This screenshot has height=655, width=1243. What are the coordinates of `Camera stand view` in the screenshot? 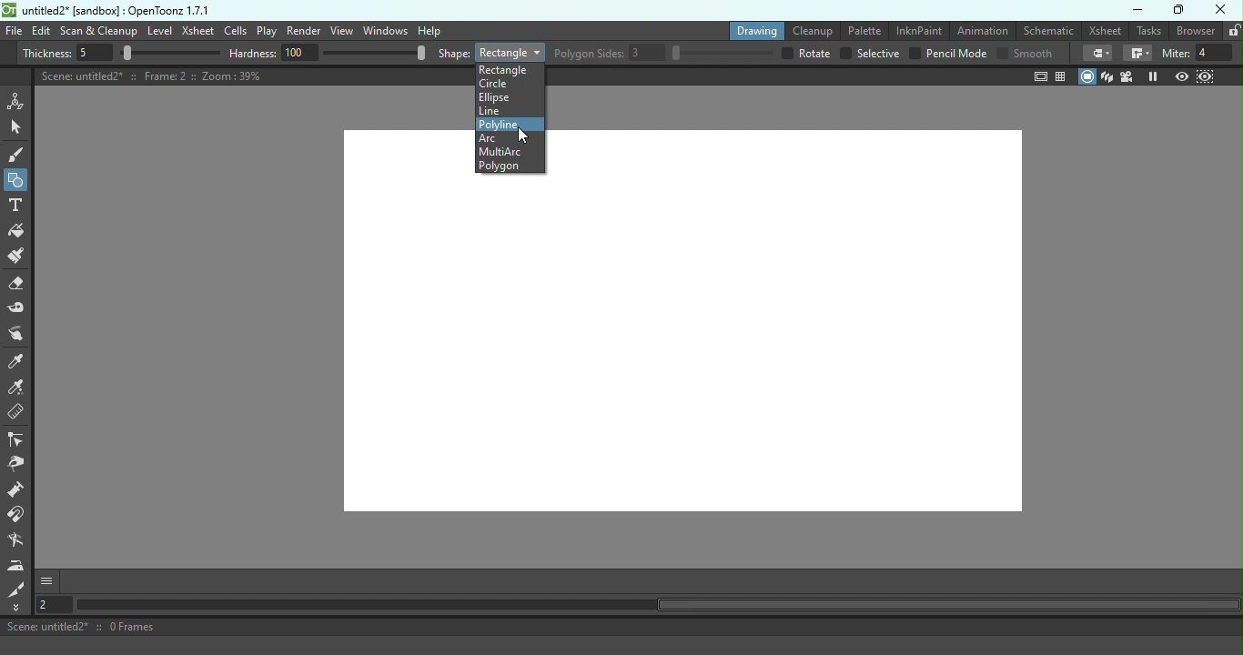 It's located at (1087, 77).